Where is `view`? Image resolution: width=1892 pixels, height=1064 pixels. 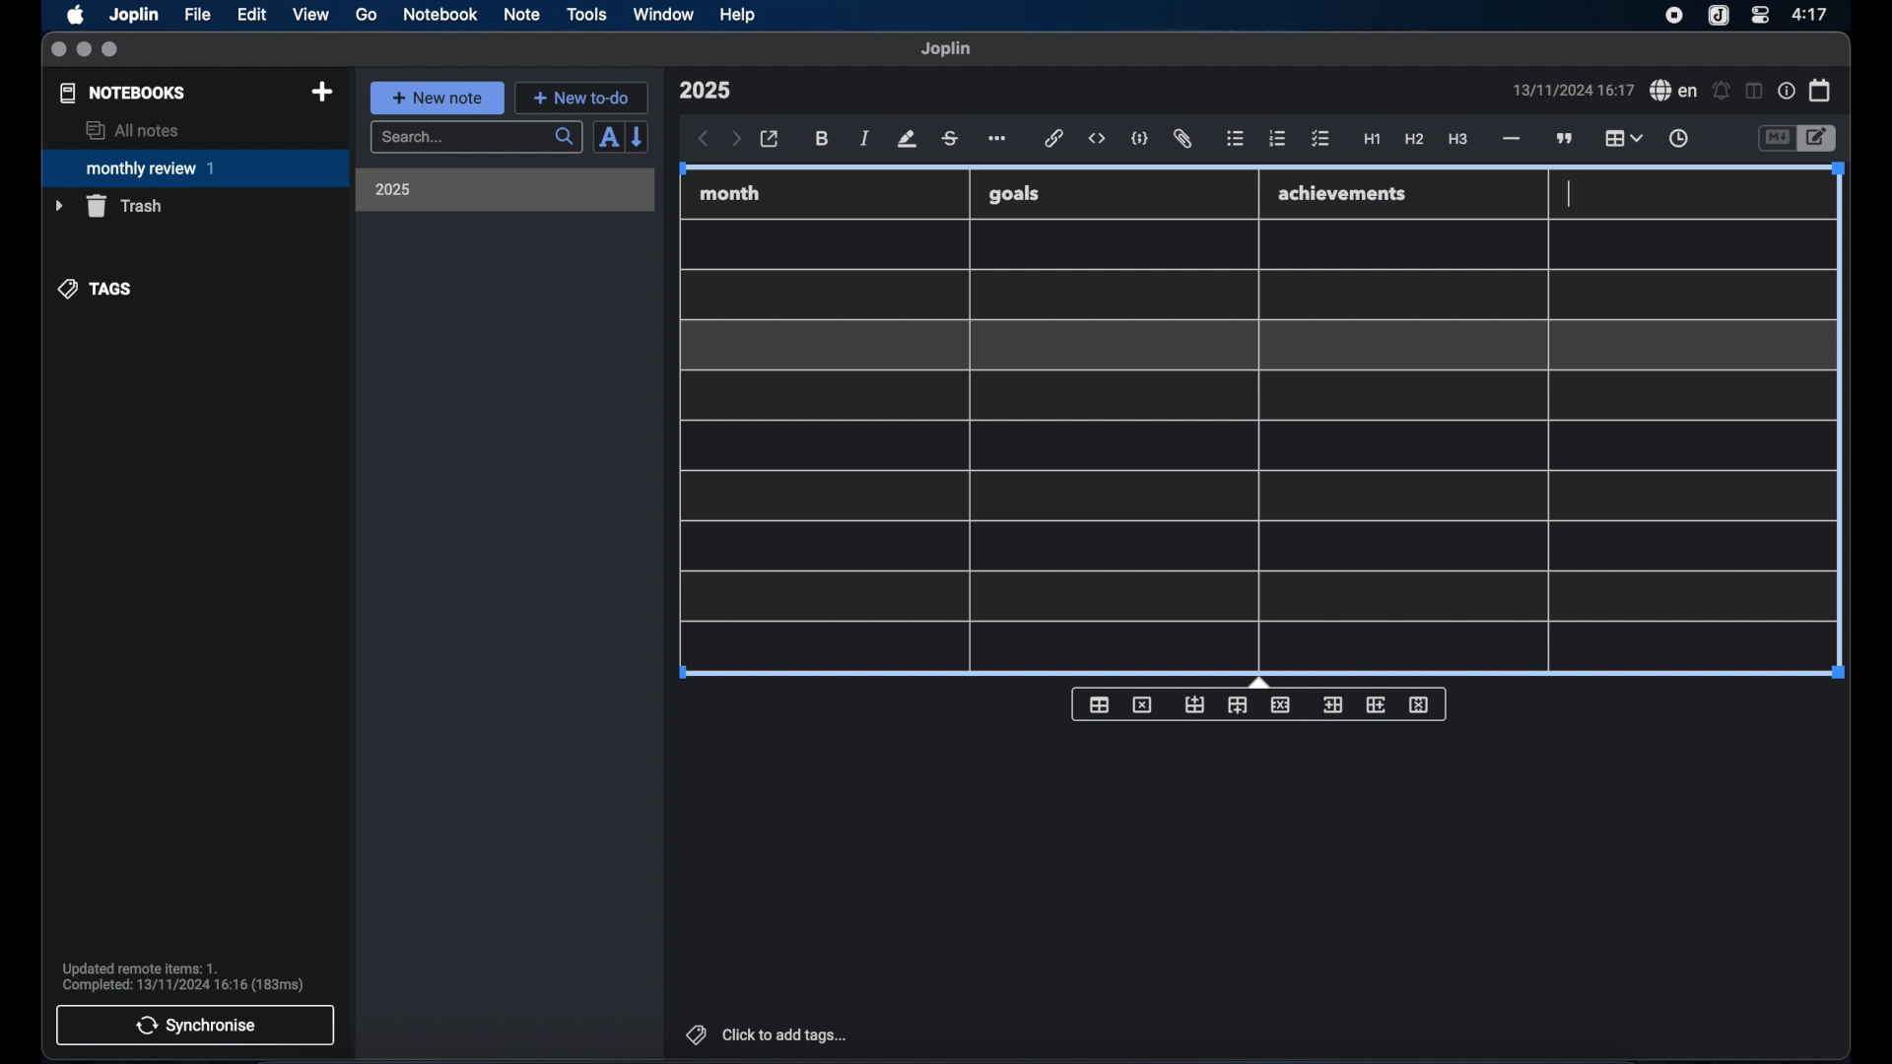 view is located at coordinates (310, 15).